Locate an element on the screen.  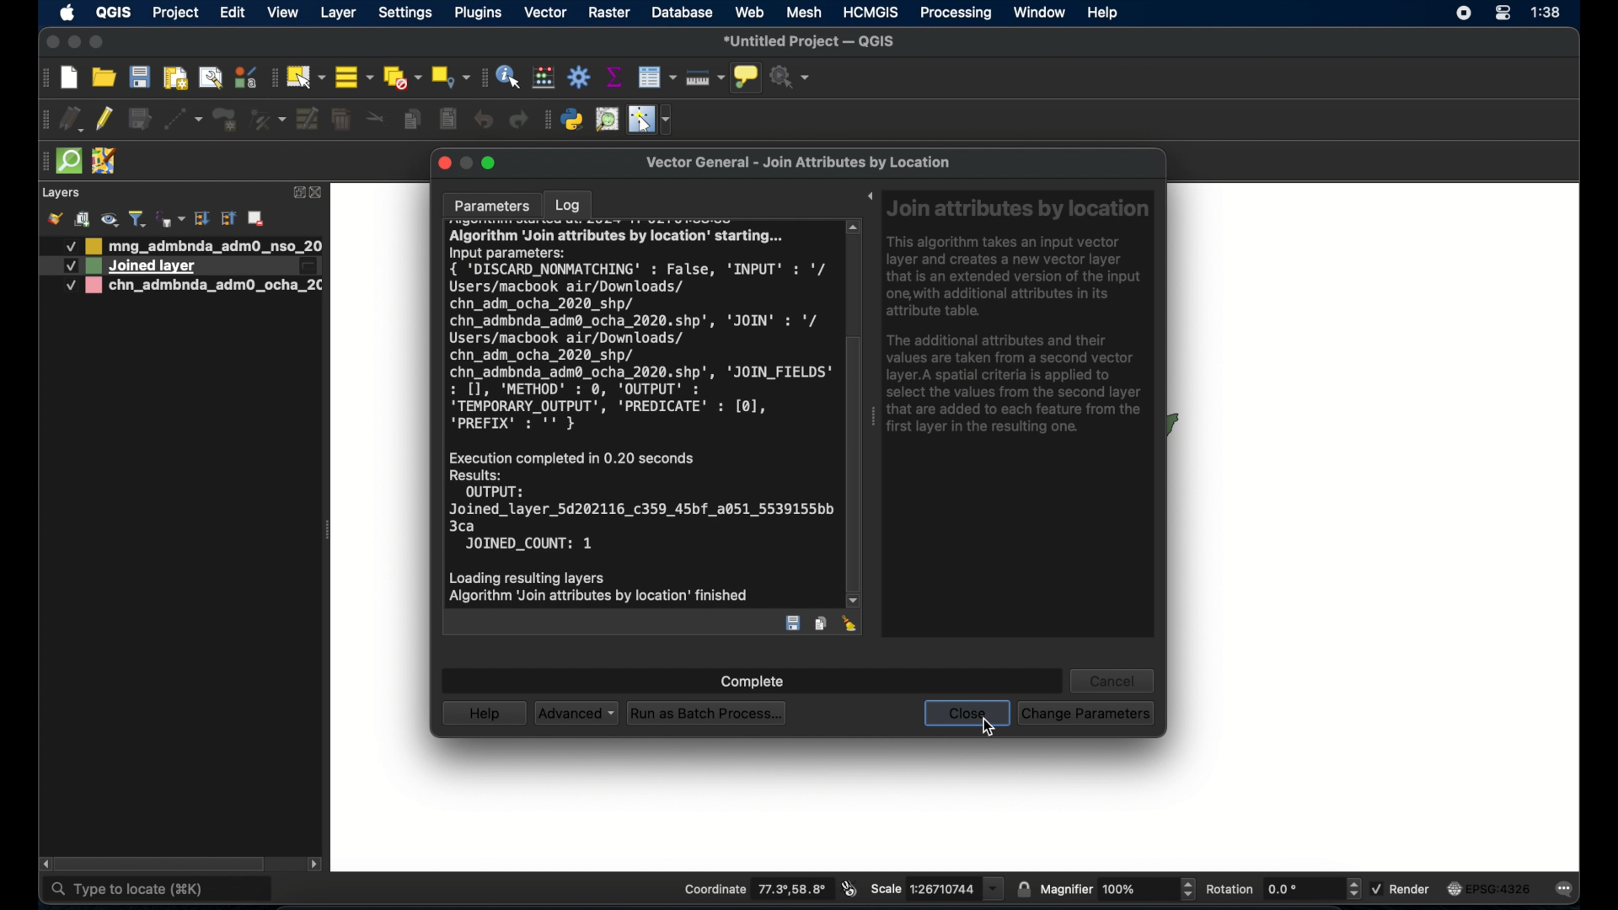
osm place search is located at coordinates (608, 120).